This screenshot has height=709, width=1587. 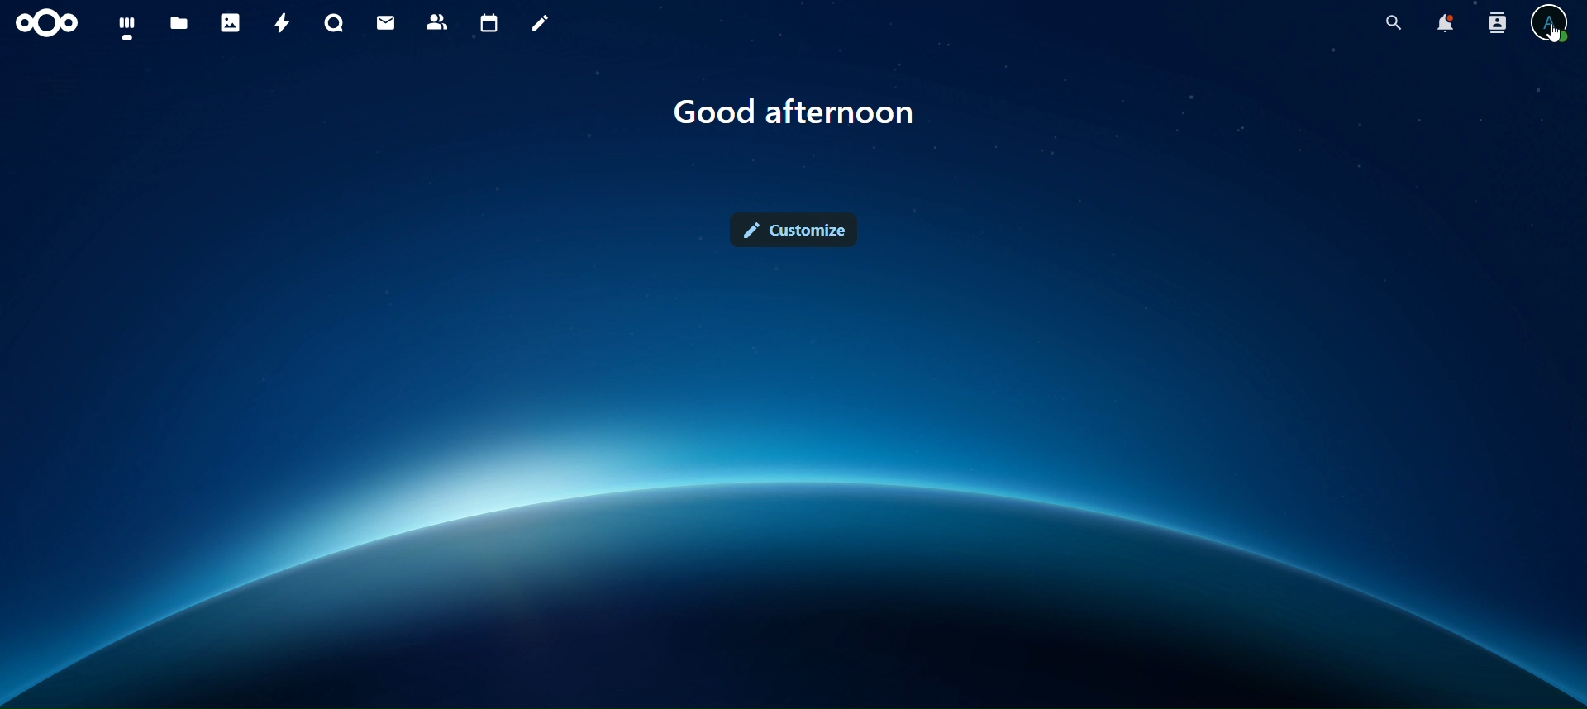 I want to click on customize, so click(x=793, y=228).